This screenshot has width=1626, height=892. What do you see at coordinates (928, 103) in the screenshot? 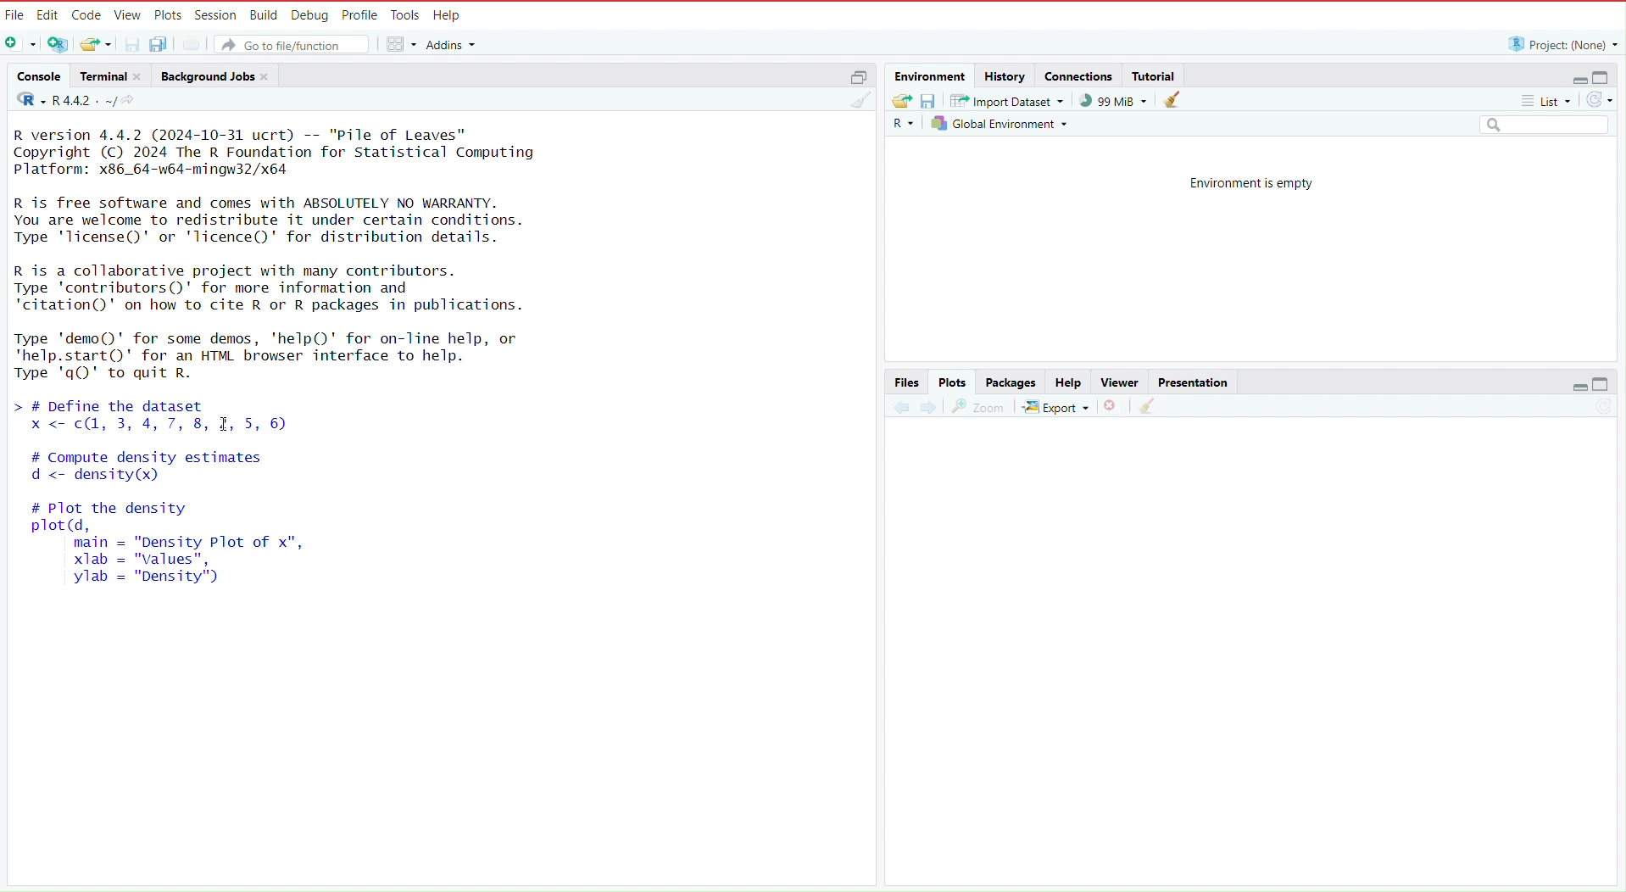
I see `save workspace as` at bounding box center [928, 103].